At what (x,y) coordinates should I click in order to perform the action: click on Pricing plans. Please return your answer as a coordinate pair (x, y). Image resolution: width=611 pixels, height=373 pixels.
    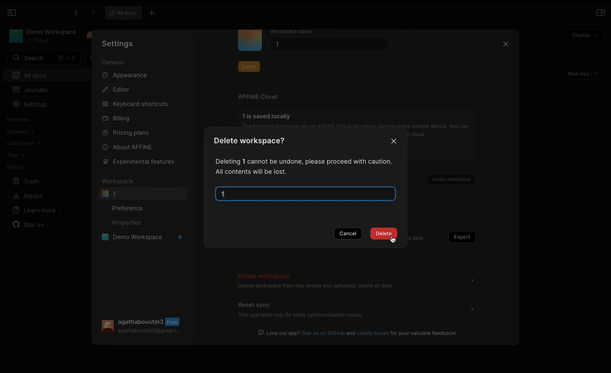
    Looking at the image, I should click on (126, 132).